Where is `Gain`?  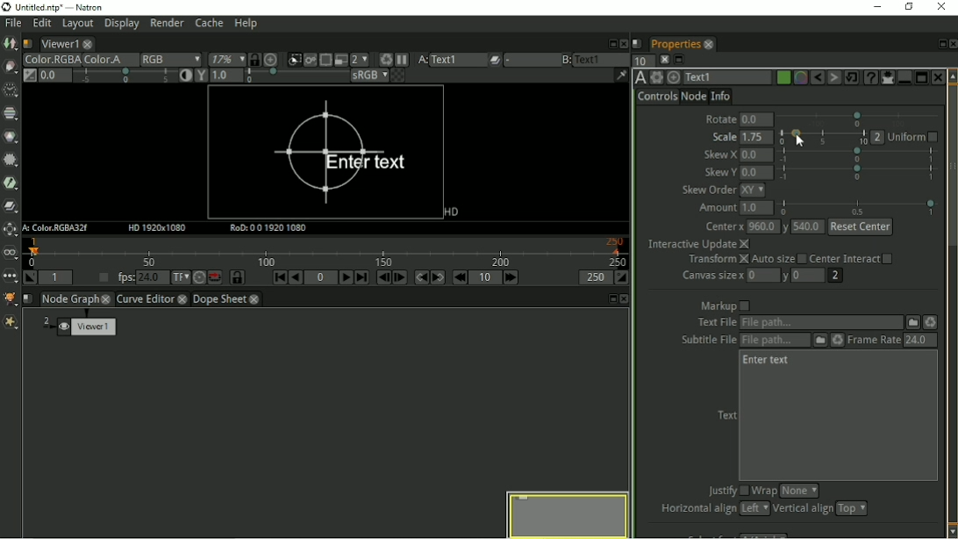 Gain is located at coordinates (51, 75).